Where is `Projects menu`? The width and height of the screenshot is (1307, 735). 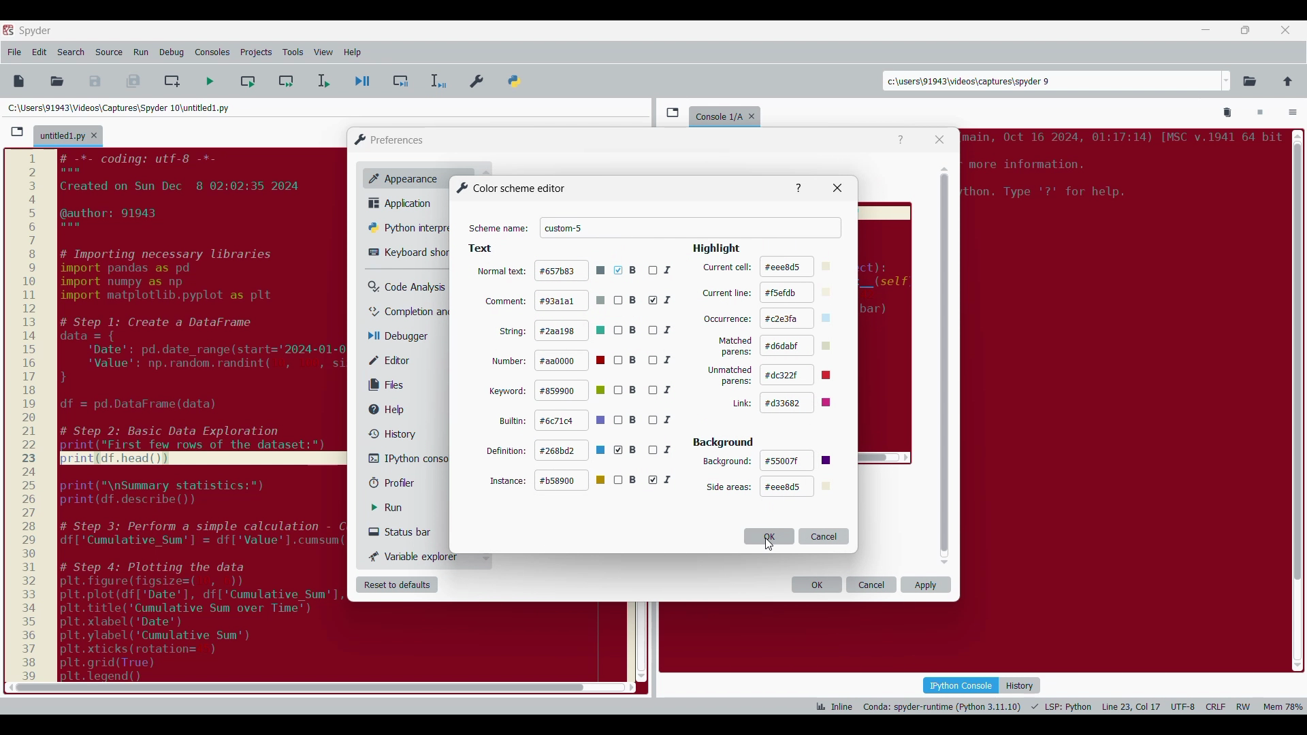 Projects menu is located at coordinates (256, 52).